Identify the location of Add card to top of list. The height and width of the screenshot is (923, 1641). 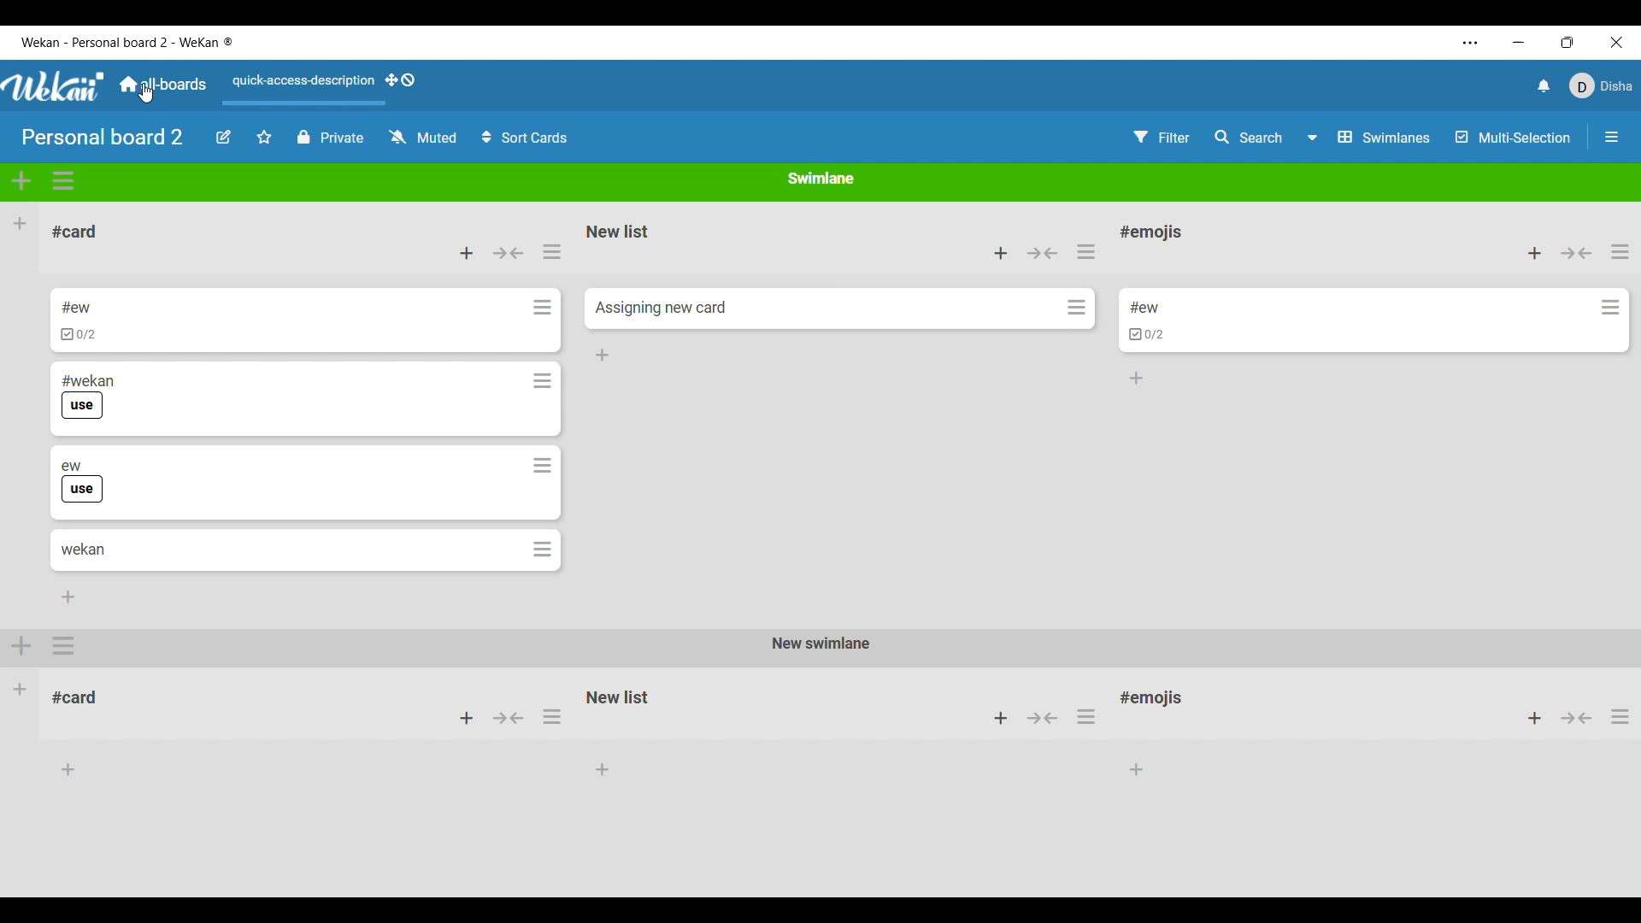
(467, 253).